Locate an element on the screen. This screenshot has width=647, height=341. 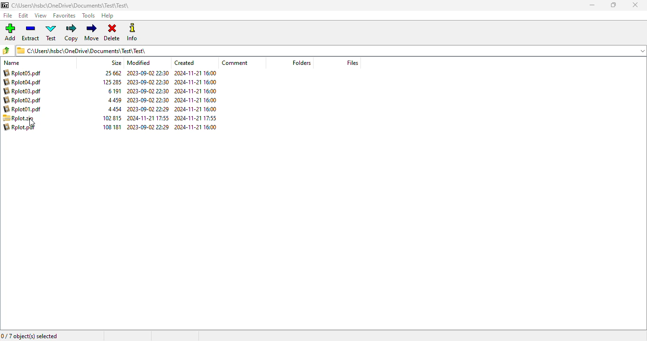
2024-11-21 16:00 is located at coordinates (196, 109).